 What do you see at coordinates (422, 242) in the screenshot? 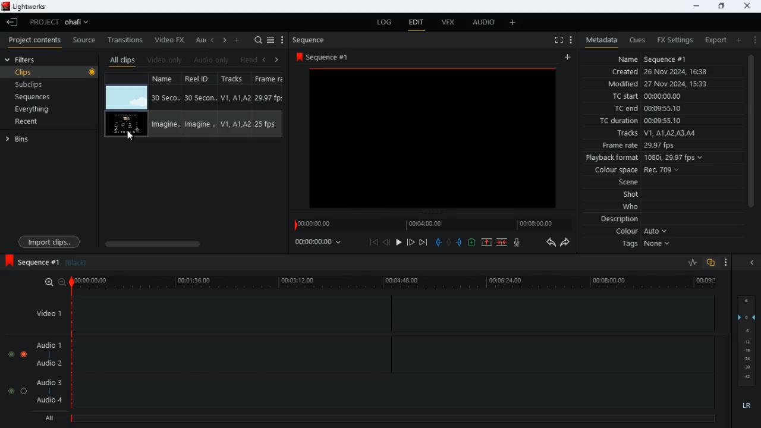
I see `end` at bounding box center [422, 242].